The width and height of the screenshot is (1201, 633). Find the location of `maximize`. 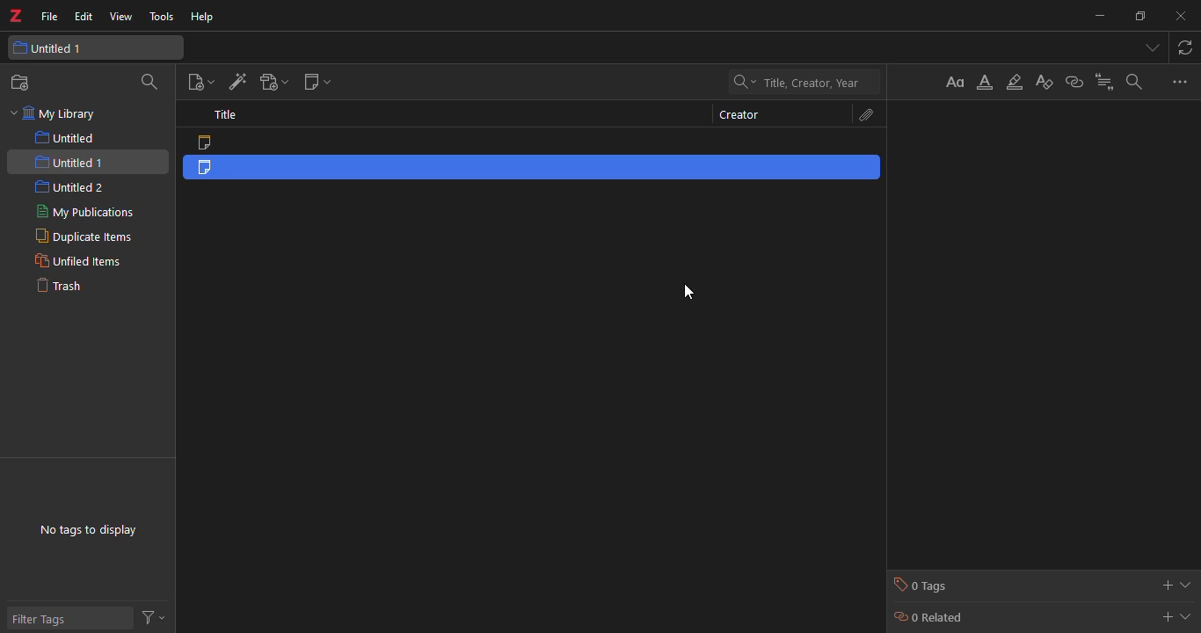

maximize is located at coordinates (1138, 16).